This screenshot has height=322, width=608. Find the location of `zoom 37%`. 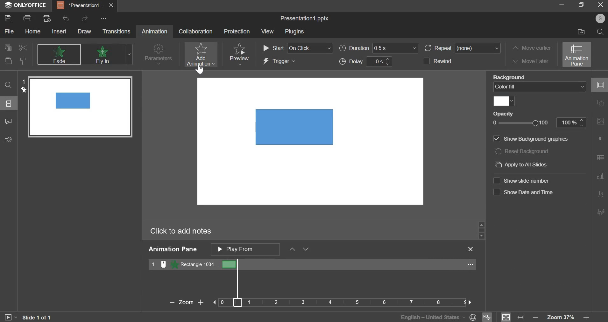

zoom 37% is located at coordinates (561, 316).